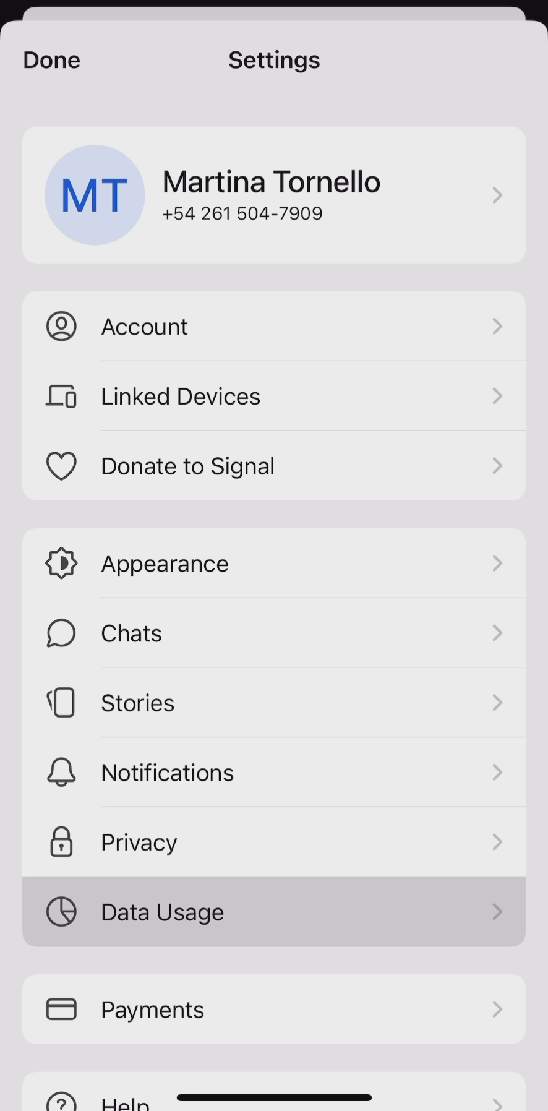  What do you see at coordinates (278, 841) in the screenshot?
I see `privacy` at bounding box center [278, 841].